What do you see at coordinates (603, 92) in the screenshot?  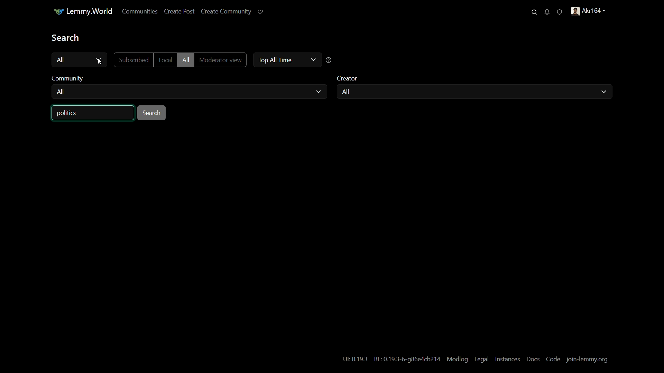 I see `dropdown` at bounding box center [603, 92].